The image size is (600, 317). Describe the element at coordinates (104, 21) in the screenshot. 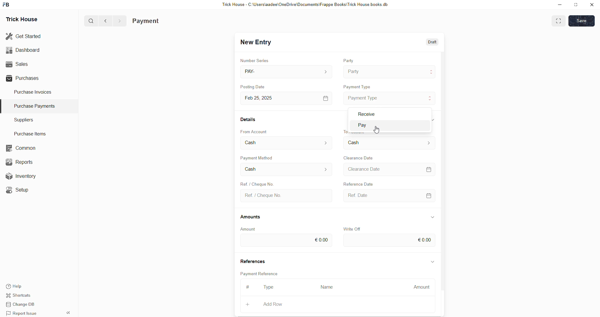

I see `<` at that location.